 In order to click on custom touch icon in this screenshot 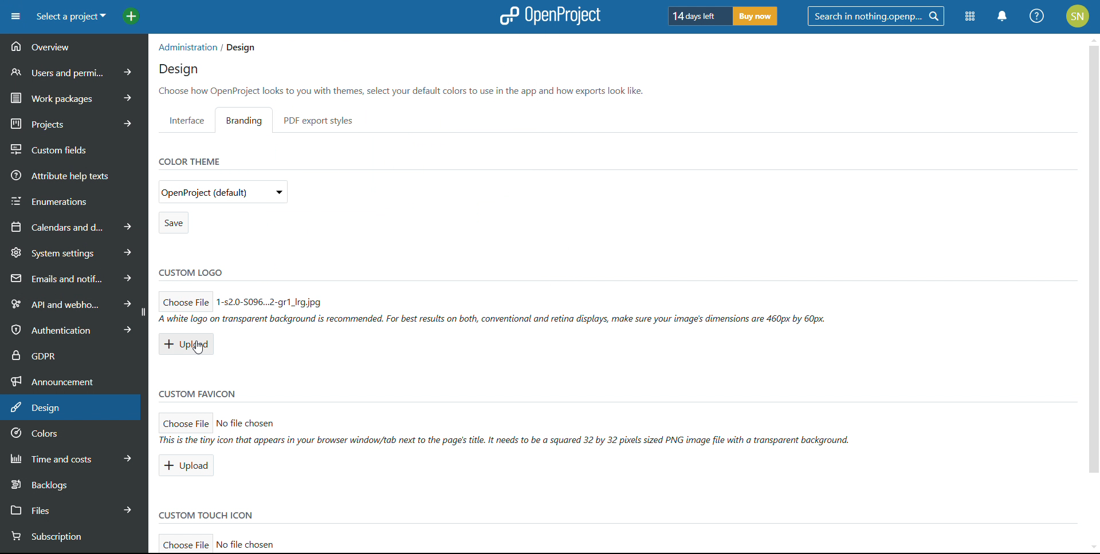, I will do `click(208, 516)`.